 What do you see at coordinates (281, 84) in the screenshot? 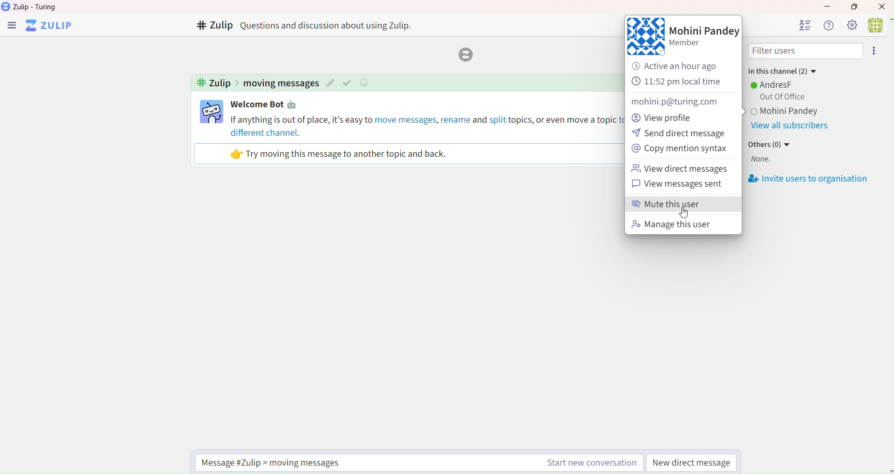
I see `moving messages` at bounding box center [281, 84].